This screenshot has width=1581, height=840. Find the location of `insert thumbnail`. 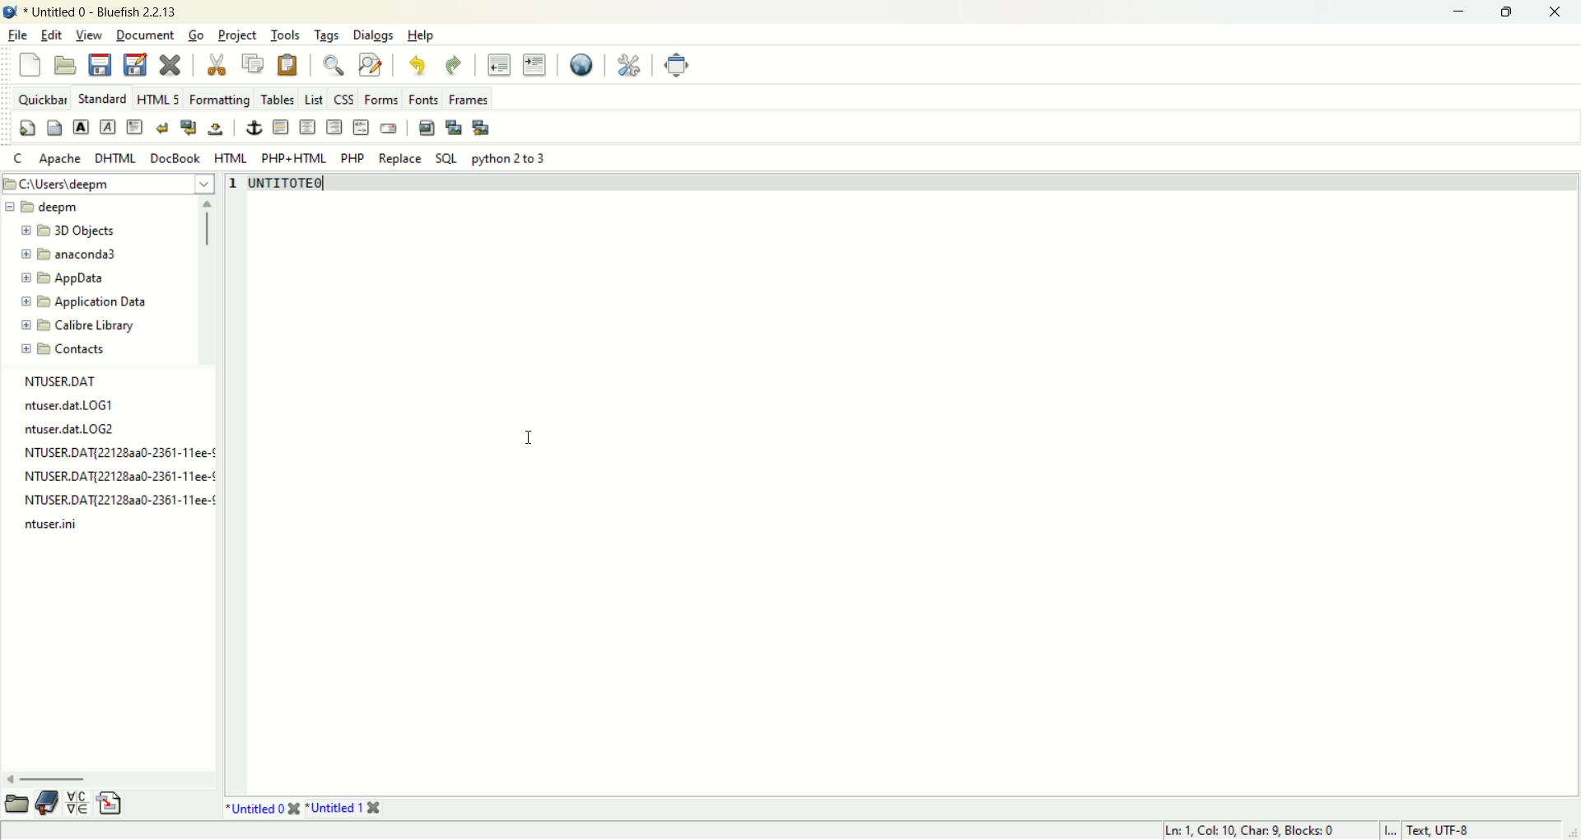

insert thumbnail is located at coordinates (455, 126).